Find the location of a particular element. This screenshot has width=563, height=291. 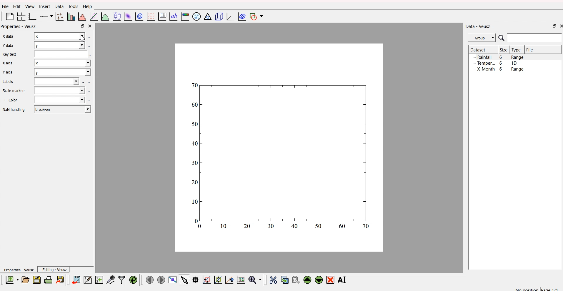

field is located at coordinates (57, 82).